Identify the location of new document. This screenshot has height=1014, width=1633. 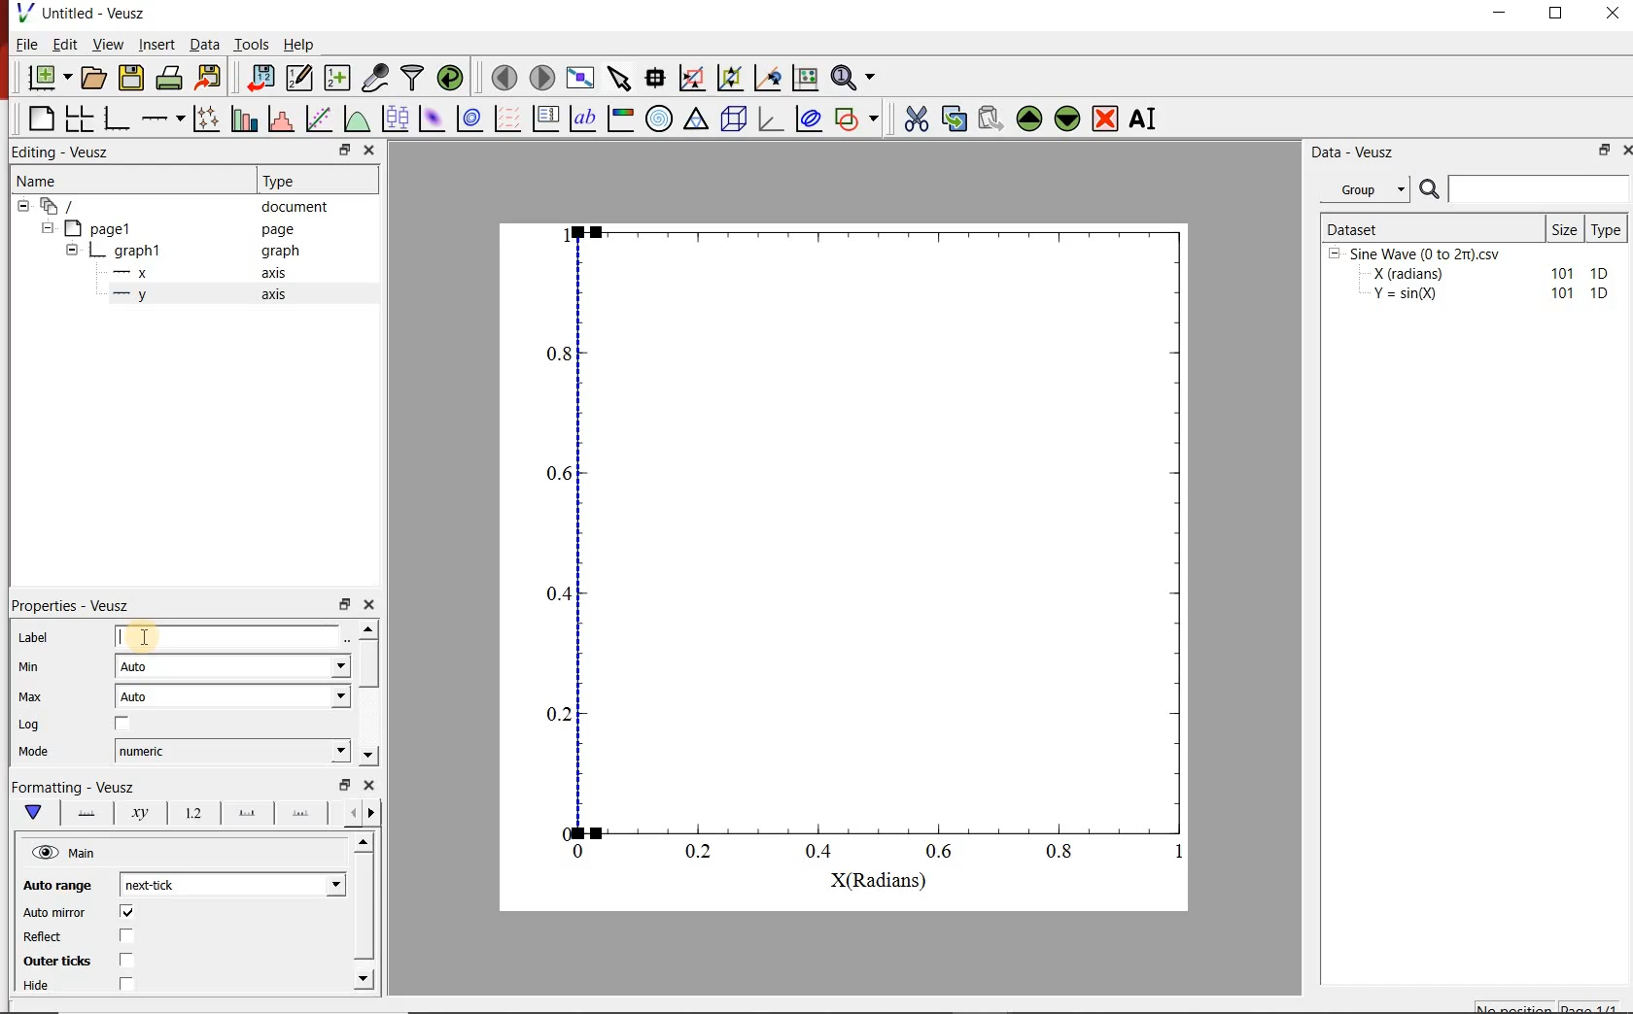
(50, 79).